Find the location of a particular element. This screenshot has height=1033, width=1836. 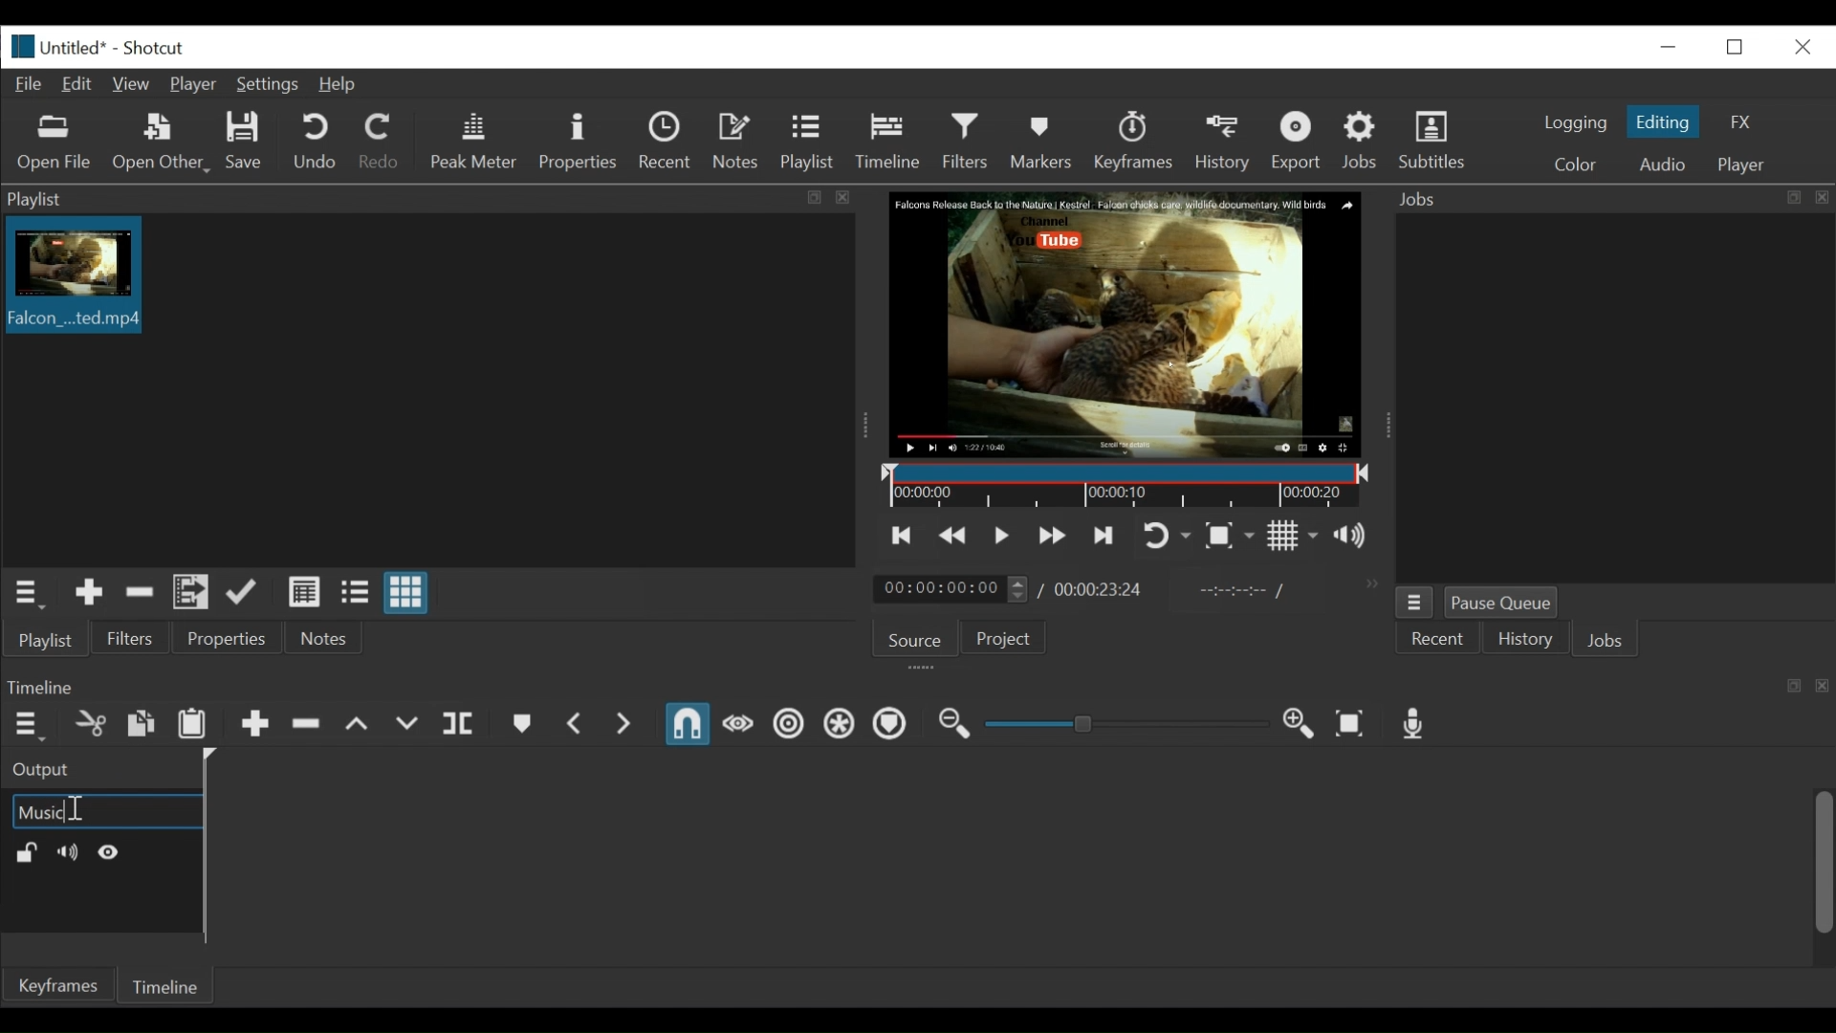

Properties is located at coordinates (578, 141).